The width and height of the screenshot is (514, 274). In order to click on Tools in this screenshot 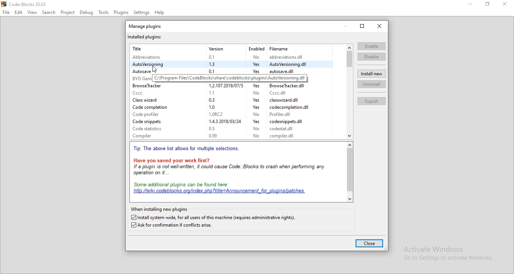, I will do `click(103, 13)`.